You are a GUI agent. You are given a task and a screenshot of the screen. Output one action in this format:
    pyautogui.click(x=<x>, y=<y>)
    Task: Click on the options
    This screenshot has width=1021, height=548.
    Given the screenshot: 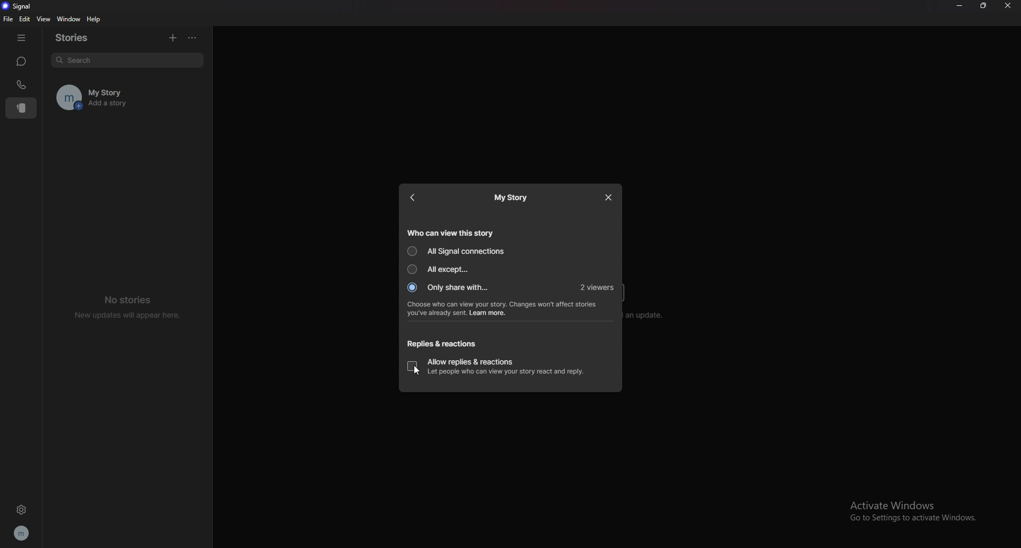 What is the action you would take?
    pyautogui.click(x=192, y=38)
    